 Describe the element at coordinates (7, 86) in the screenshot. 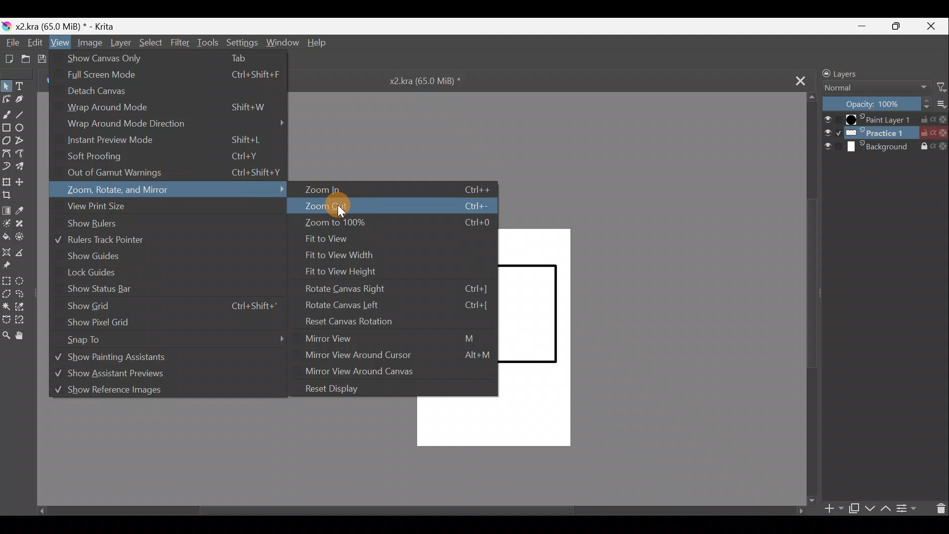

I see `Select shapes tool` at that location.